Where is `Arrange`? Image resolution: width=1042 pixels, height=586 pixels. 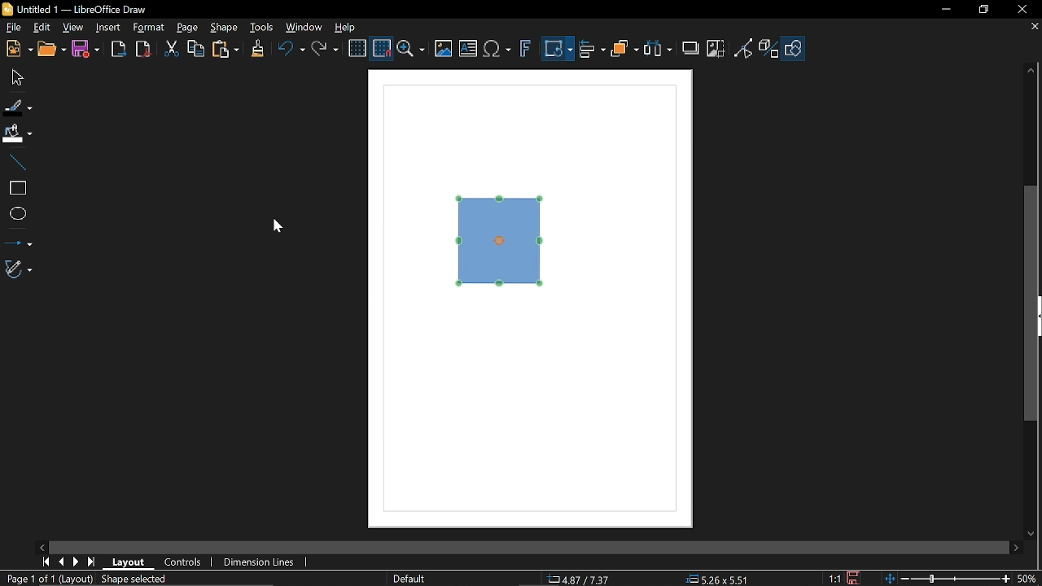 Arrange is located at coordinates (624, 50).